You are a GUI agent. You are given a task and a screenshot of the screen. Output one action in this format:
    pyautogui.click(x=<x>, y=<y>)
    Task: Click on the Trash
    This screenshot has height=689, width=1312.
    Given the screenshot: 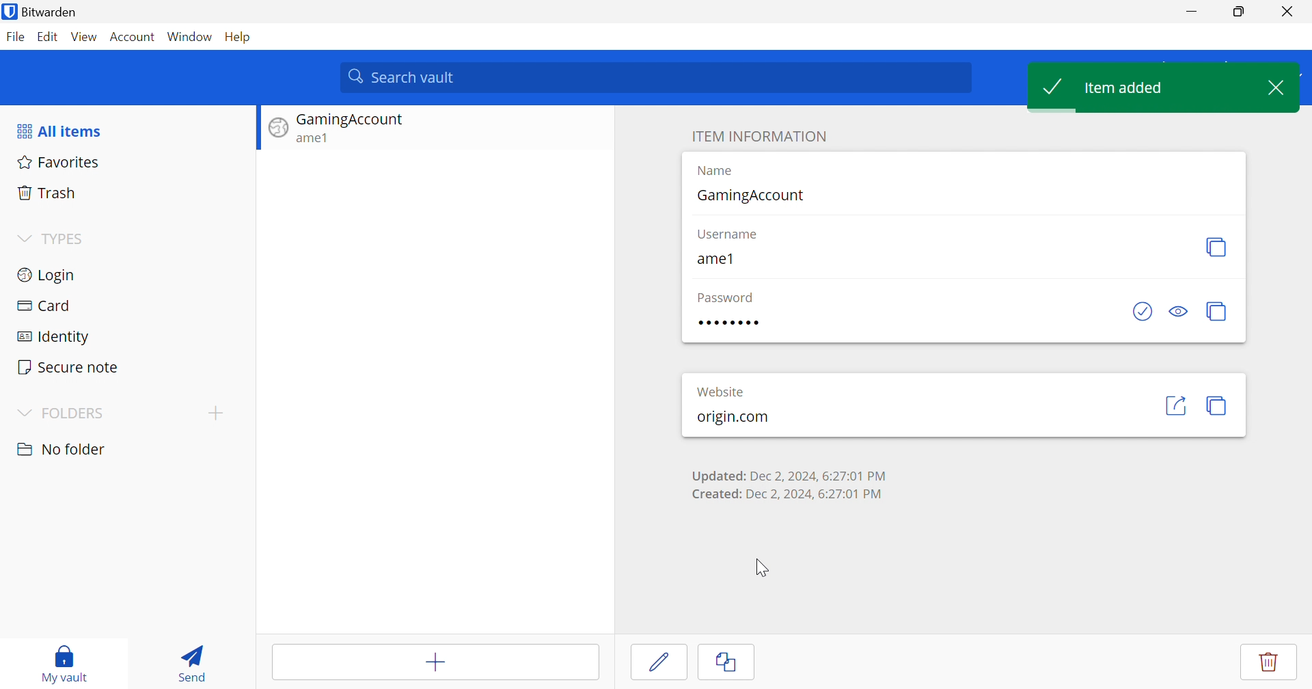 What is the action you would take?
    pyautogui.click(x=51, y=195)
    